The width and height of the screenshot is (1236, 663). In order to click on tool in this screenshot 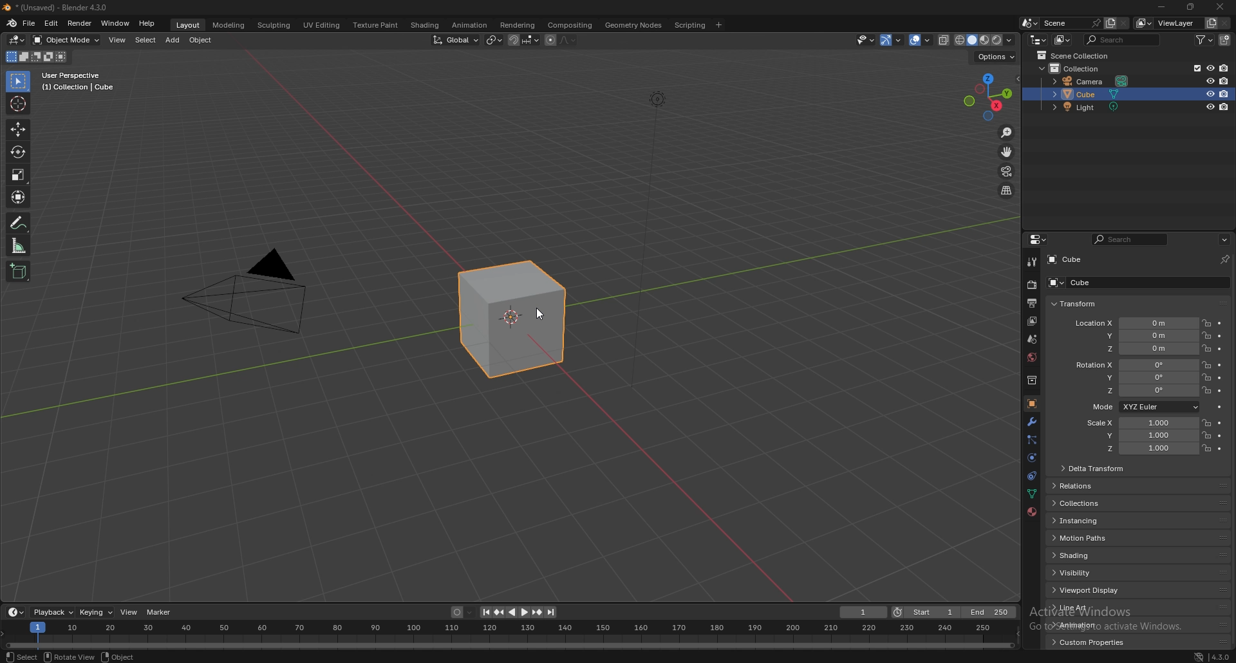, I will do `click(1033, 261)`.